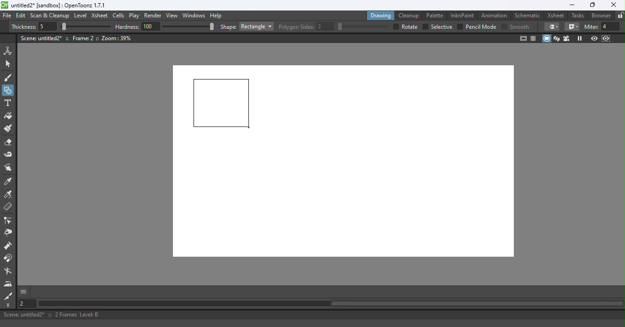 This screenshot has width=625, height=327. What do you see at coordinates (9, 305) in the screenshot?
I see `More Tools` at bounding box center [9, 305].